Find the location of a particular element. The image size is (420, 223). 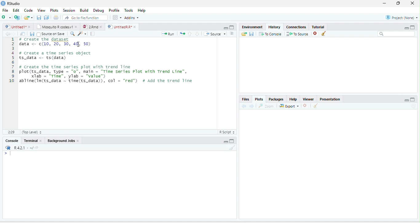

Remove the selected history entries is located at coordinates (315, 33).